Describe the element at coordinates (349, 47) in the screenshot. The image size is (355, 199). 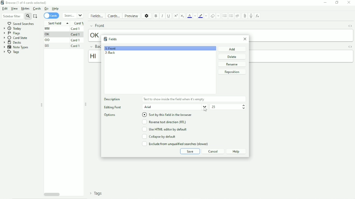
I see `Toggle HTML Editor` at that location.